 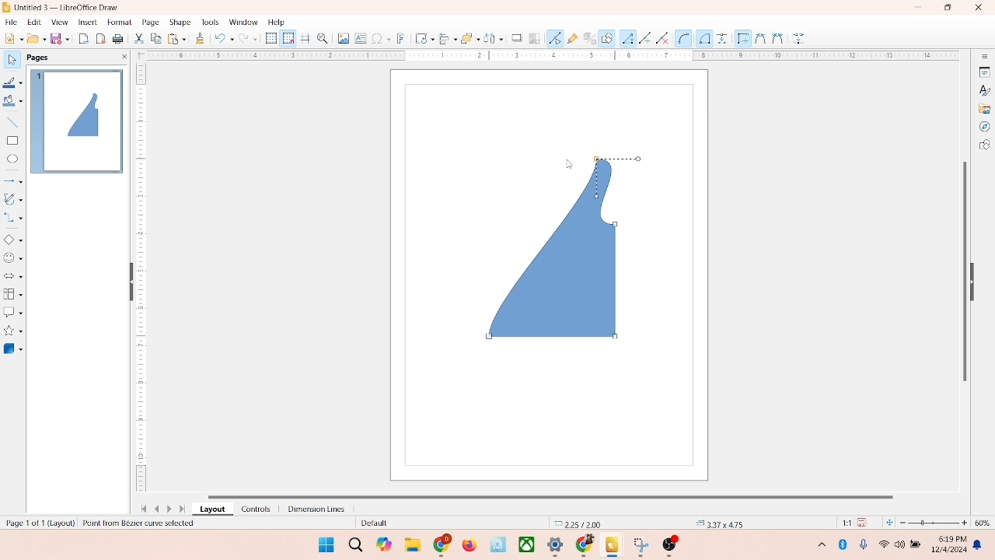 I want to click on star and banners, so click(x=15, y=331).